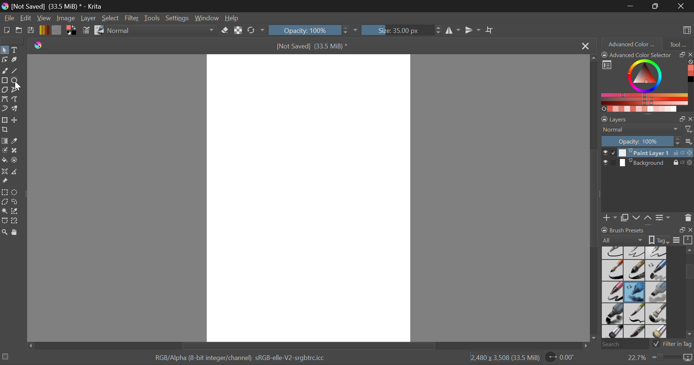  Describe the element at coordinates (17, 141) in the screenshot. I see `Eyedropper` at that location.